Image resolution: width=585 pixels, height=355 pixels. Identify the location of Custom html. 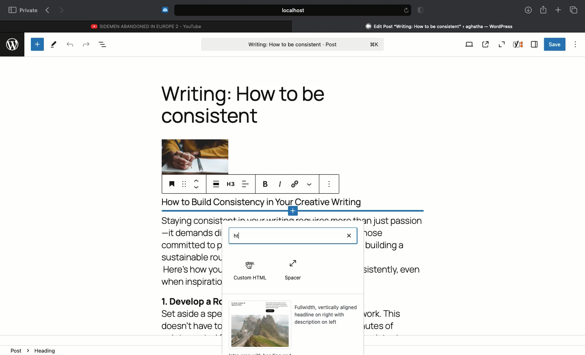
(249, 272).